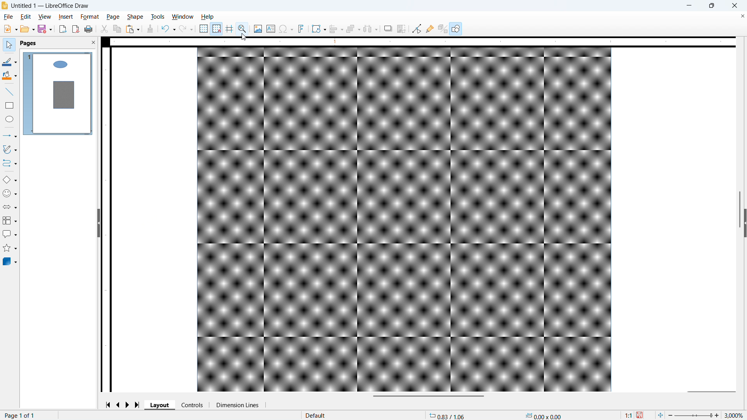  What do you see at coordinates (50, 6) in the screenshot?
I see `Document title ` at bounding box center [50, 6].